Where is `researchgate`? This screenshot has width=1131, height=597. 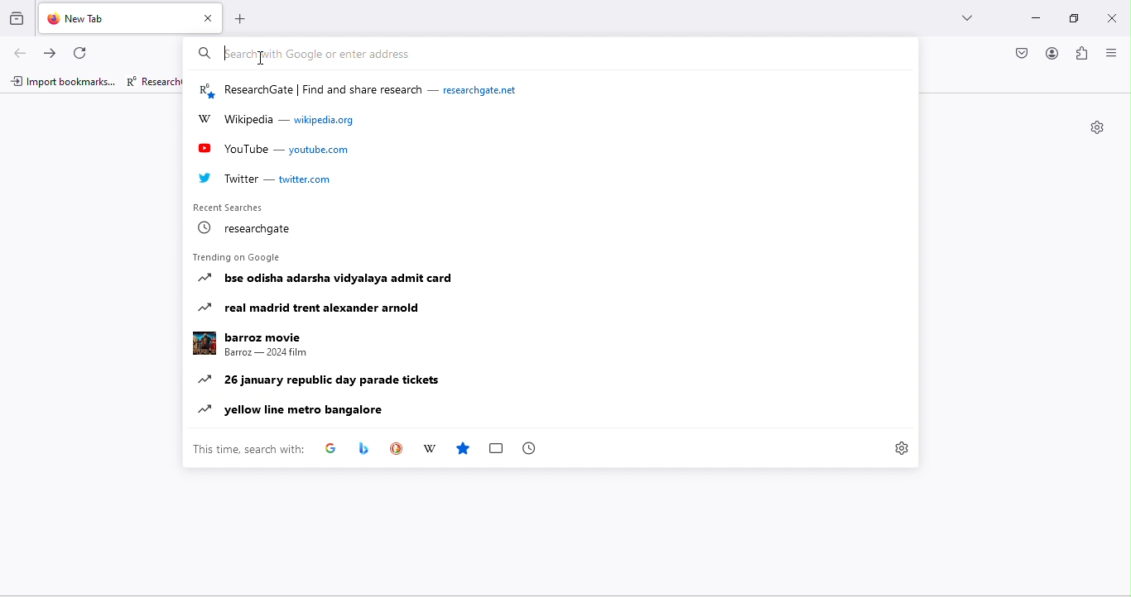 researchgate is located at coordinates (152, 82).